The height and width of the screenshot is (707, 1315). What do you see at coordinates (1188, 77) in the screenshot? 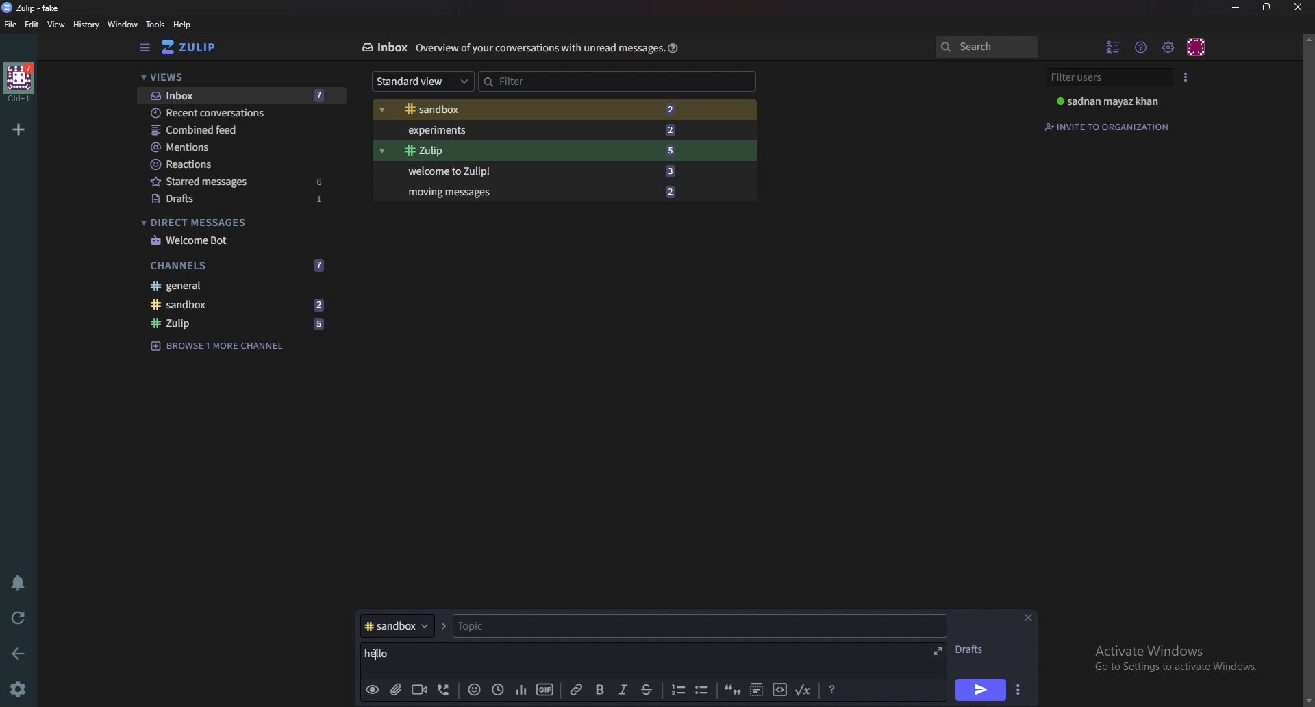
I see `User list style` at bounding box center [1188, 77].